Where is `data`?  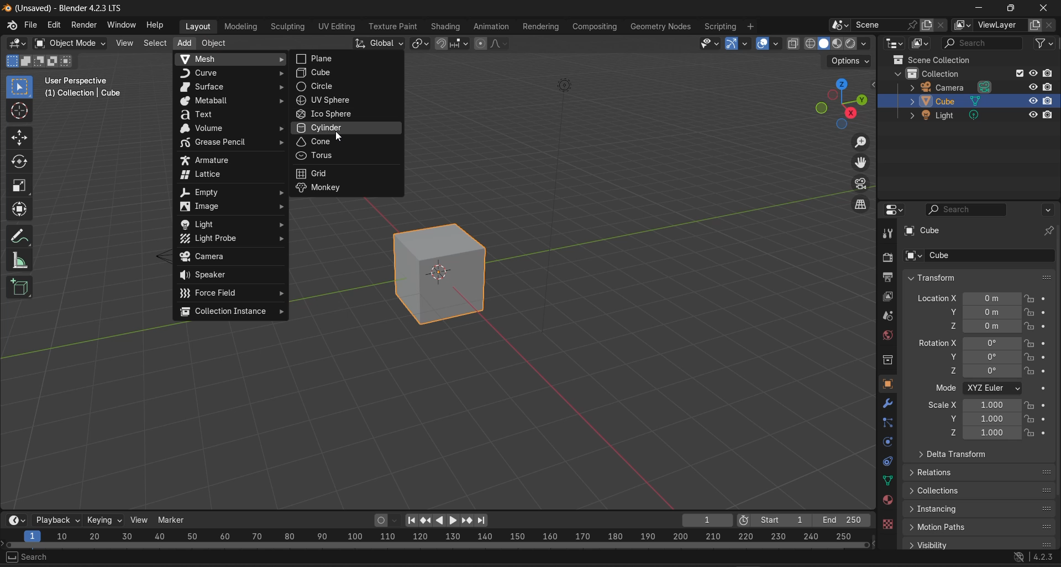 data is located at coordinates (886, 481).